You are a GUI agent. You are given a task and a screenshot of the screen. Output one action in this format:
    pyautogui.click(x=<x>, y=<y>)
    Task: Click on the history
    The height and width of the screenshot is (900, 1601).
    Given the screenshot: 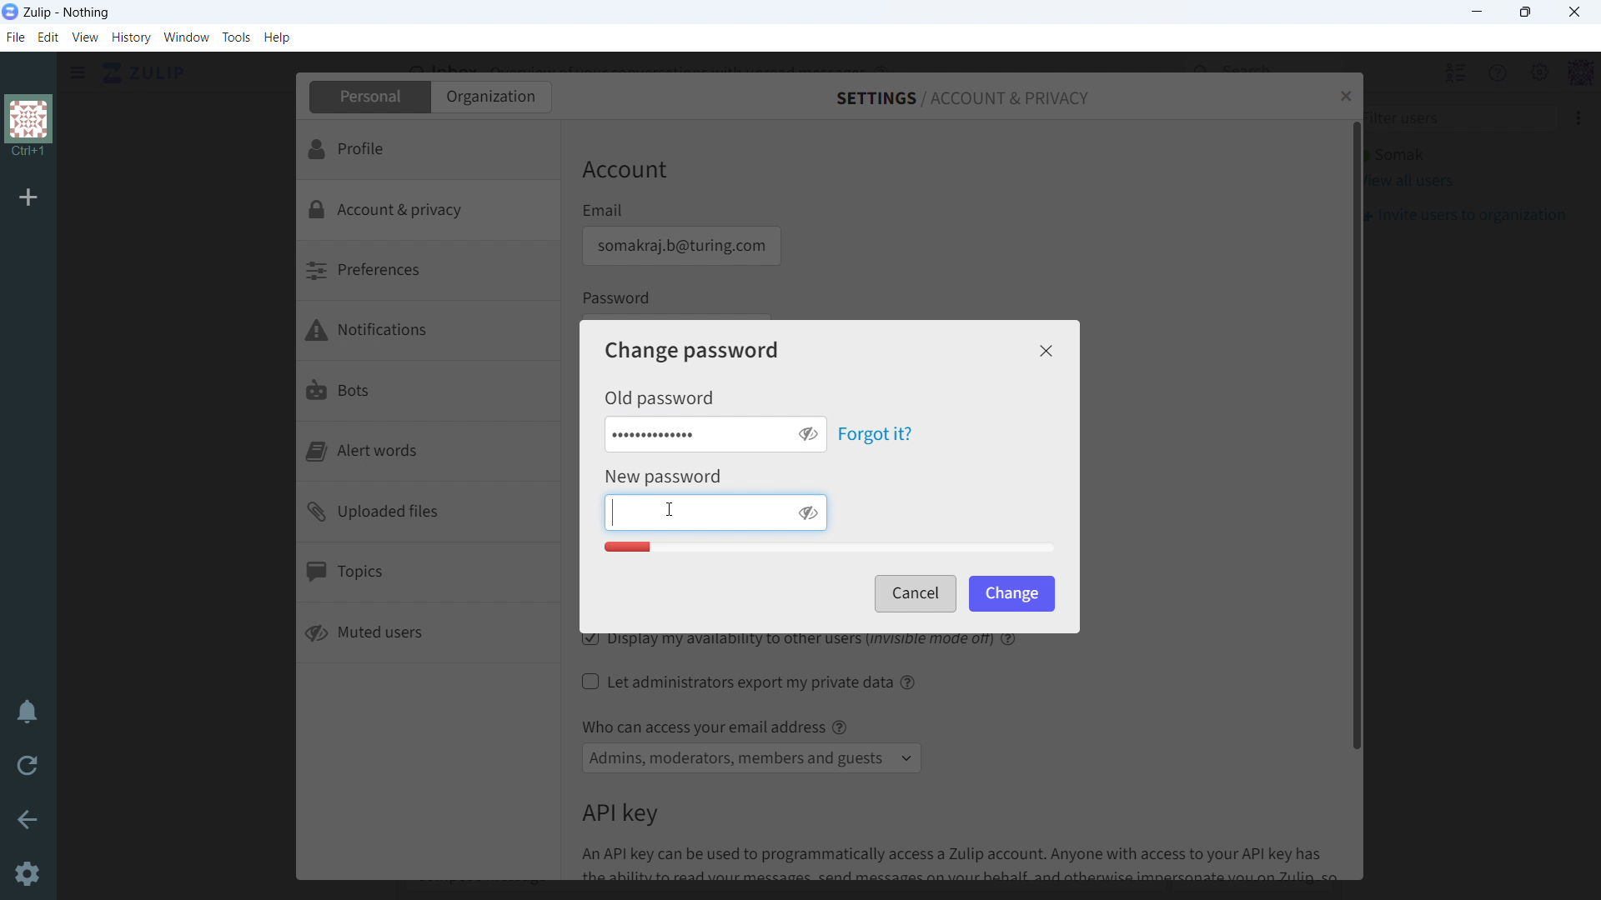 What is the action you would take?
    pyautogui.click(x=132, y=37)
    